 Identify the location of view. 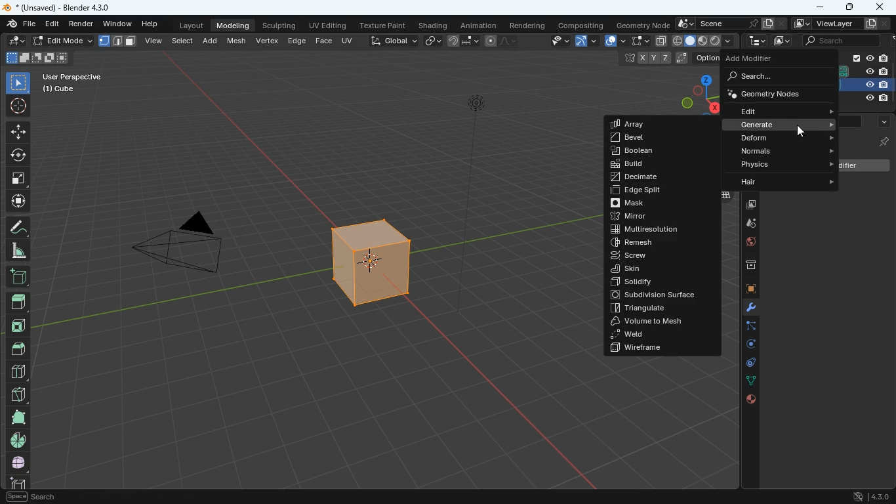
(556, 41).